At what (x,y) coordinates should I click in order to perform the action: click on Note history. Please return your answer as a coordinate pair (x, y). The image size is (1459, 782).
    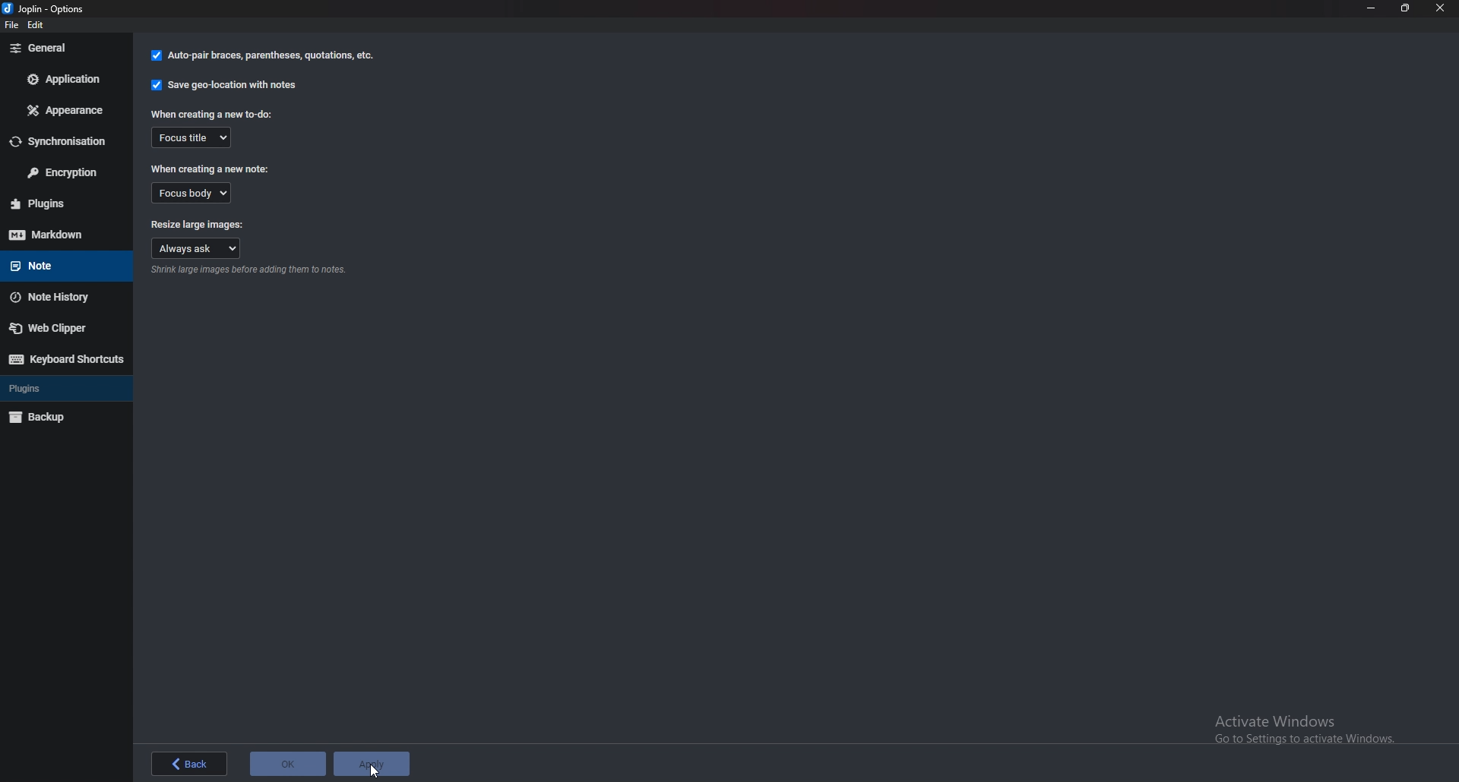
    Looking at the image, I should click on (61, 297).